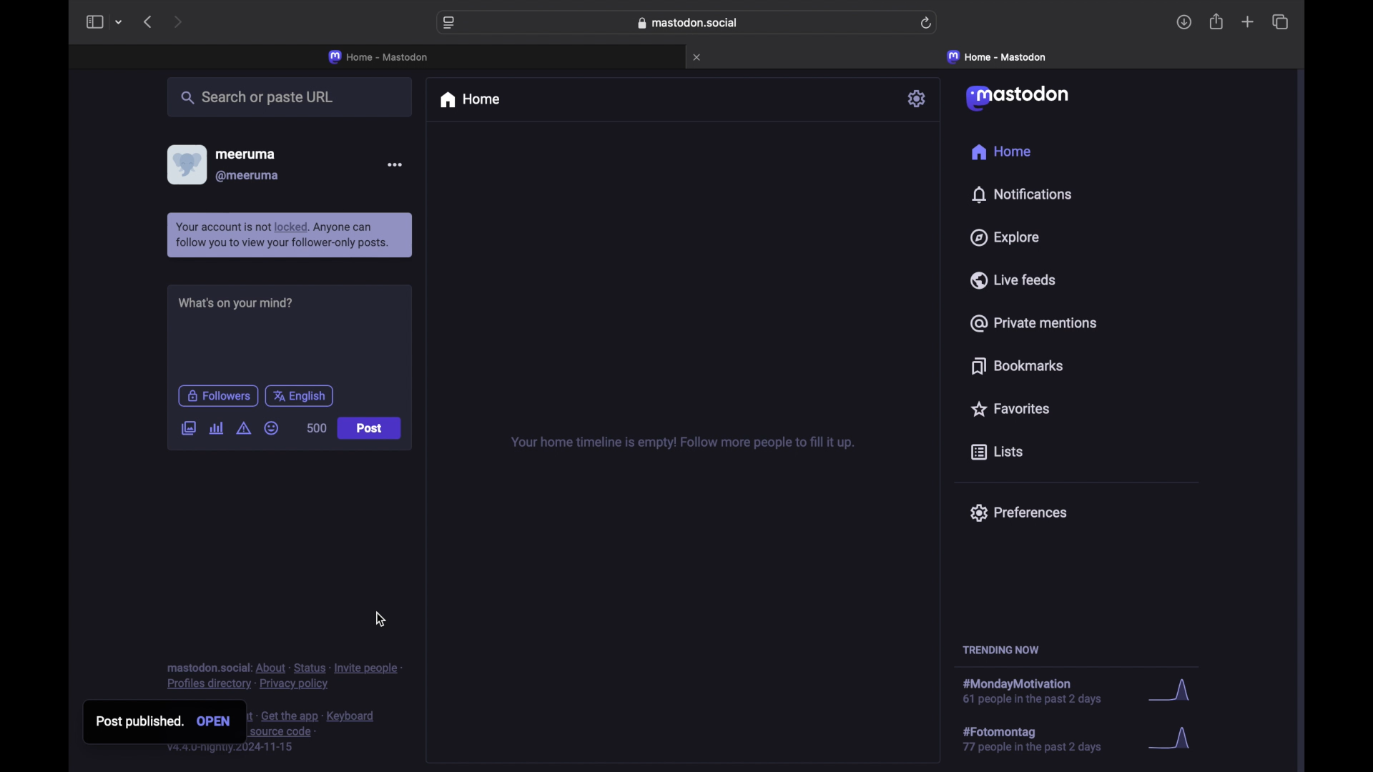 This screenshot has height=772, width=1373. Describe the element at coordinates (1021, 194) in the screenshot. I see `notifications` at that location.